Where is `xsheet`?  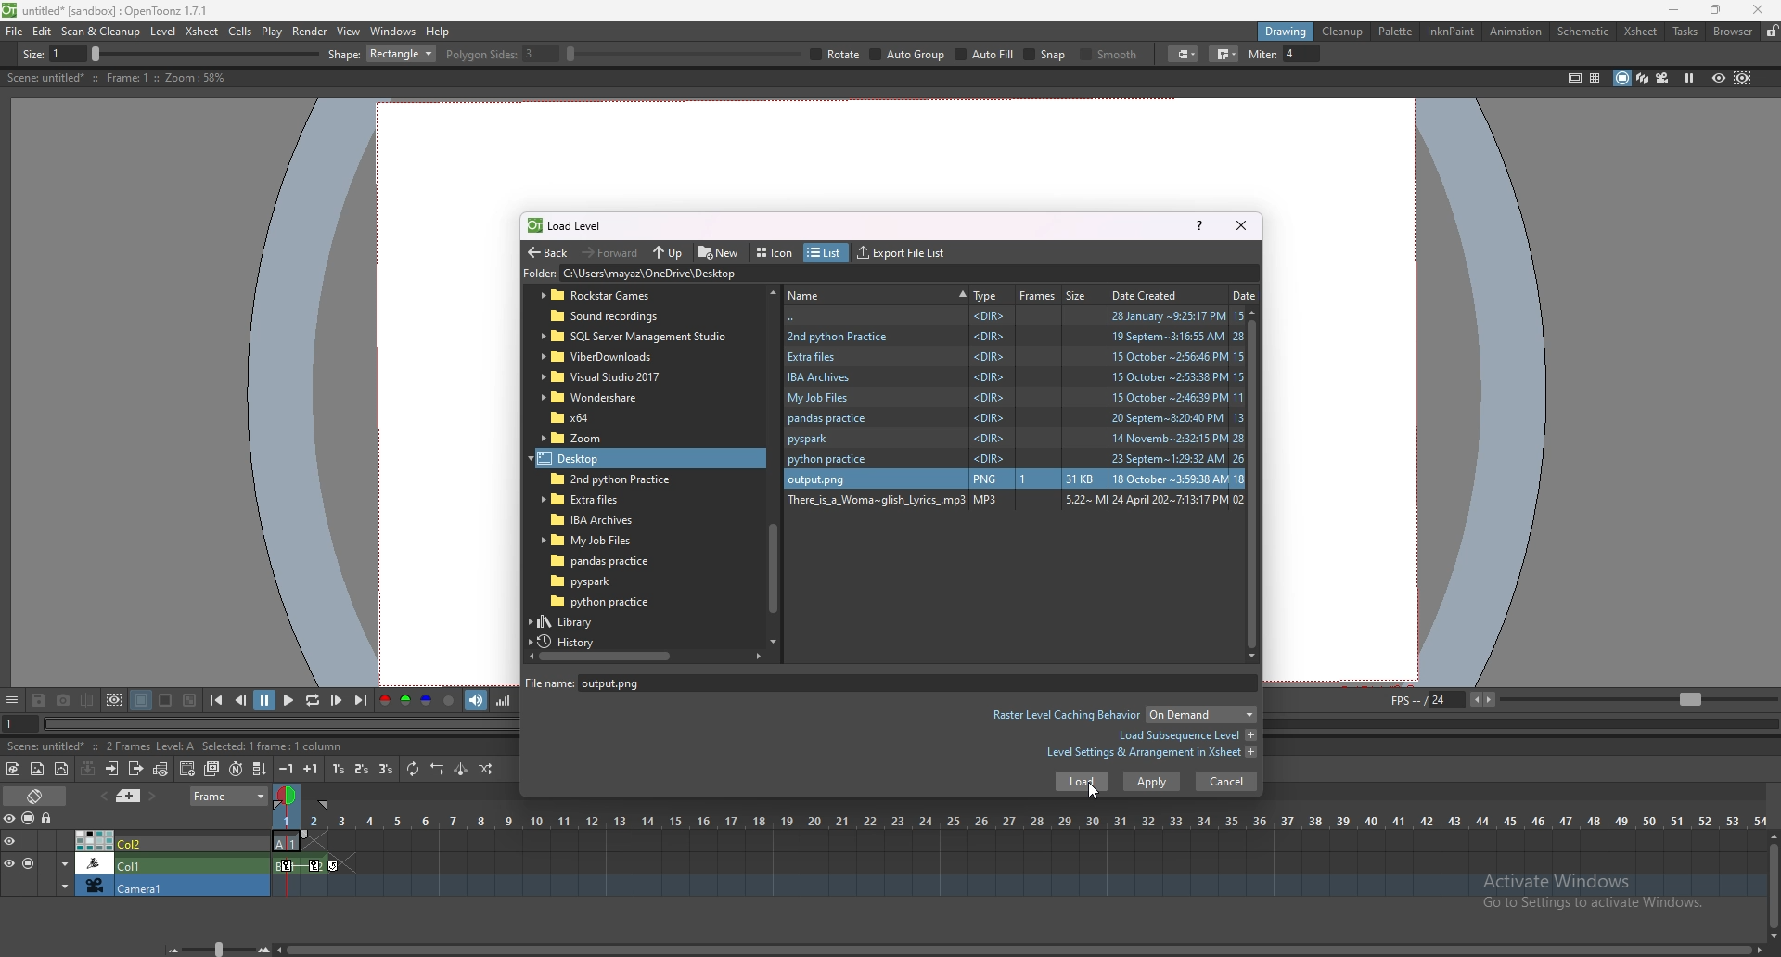
xsheet is located at coordinates (1641, 32).